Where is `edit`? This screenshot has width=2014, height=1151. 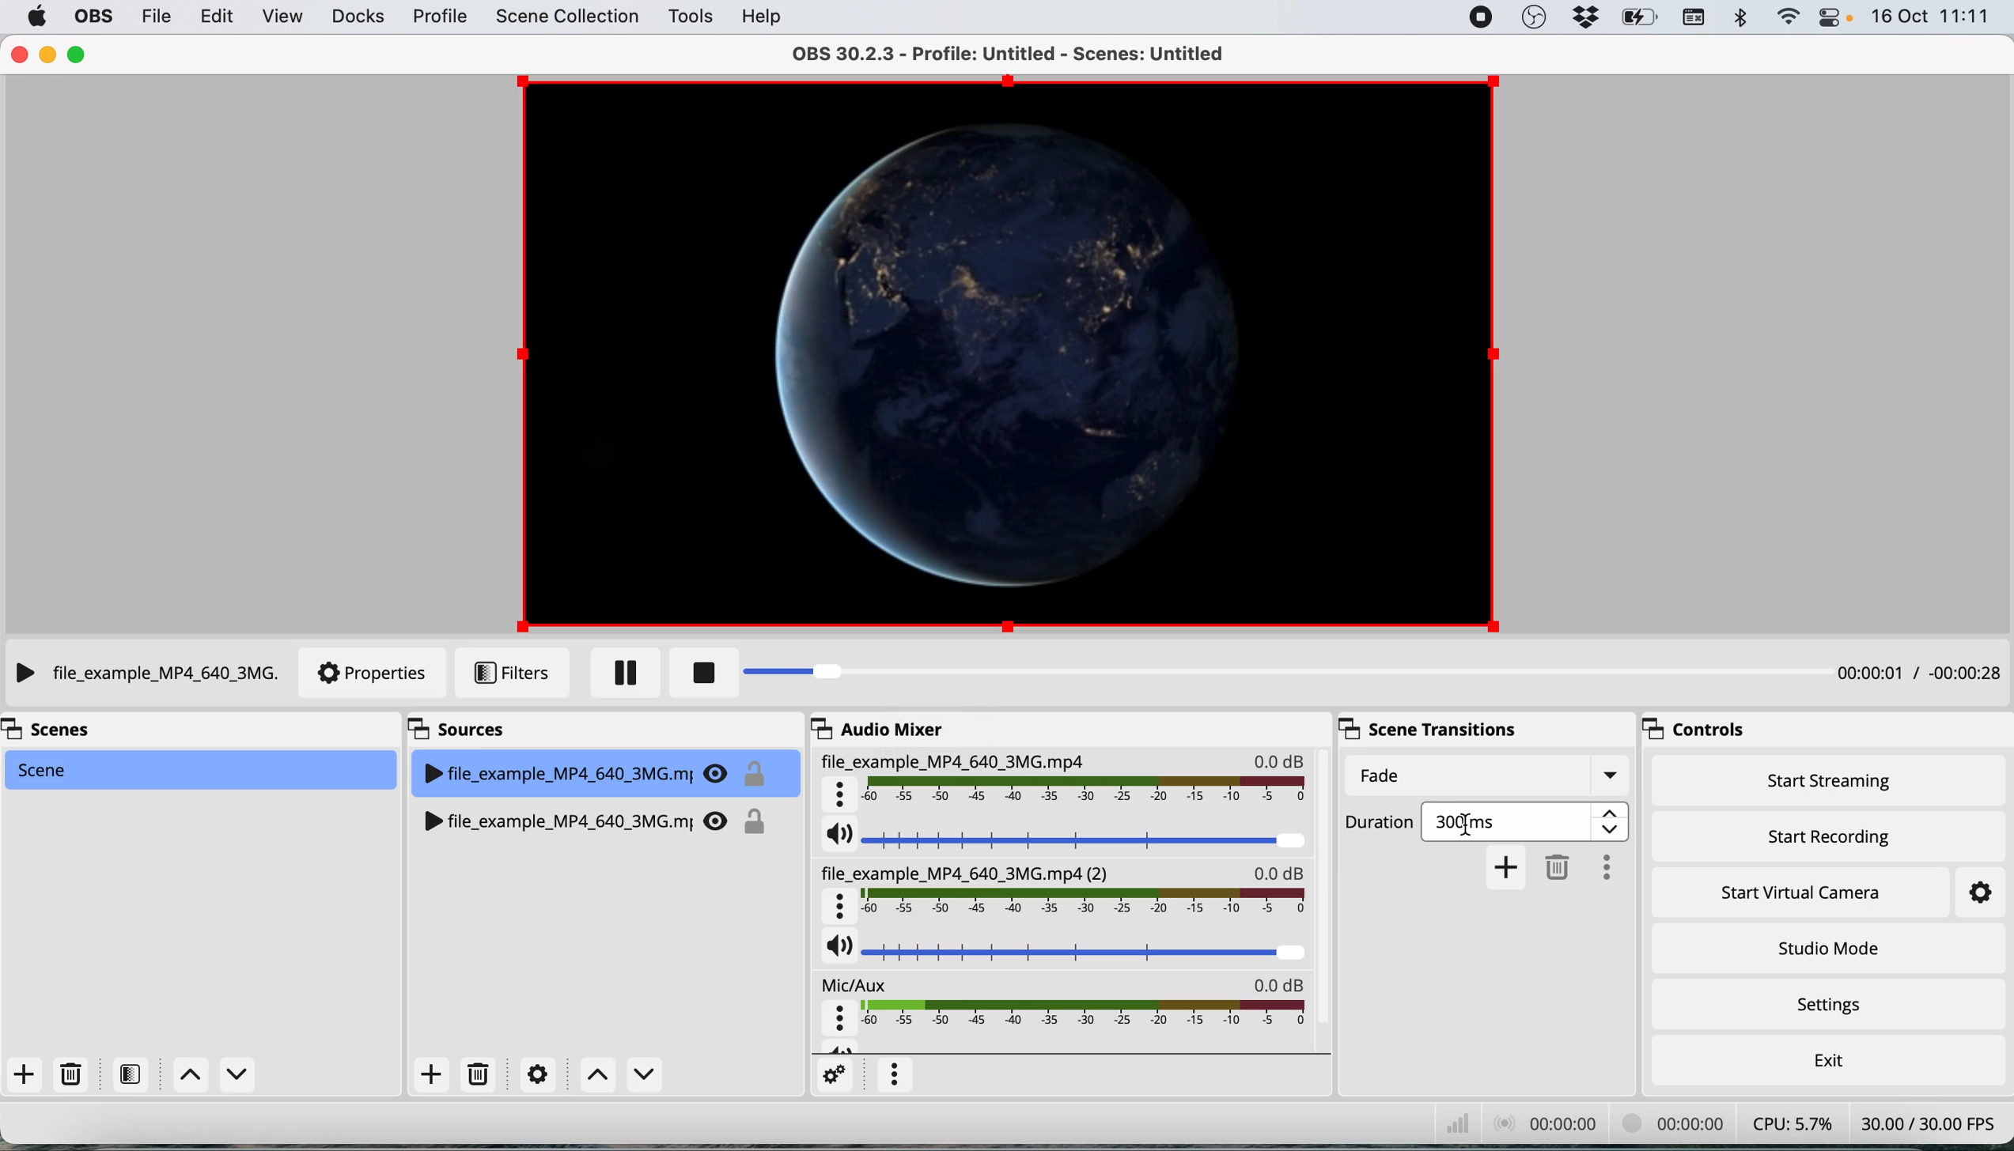
edit is located at coordinates (223, 18).